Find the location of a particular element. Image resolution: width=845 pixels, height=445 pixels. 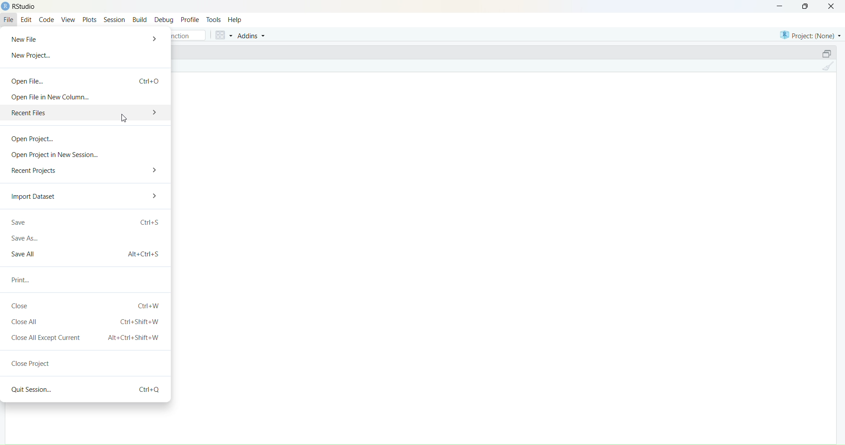

Tools is located at coordinates (214, 19).